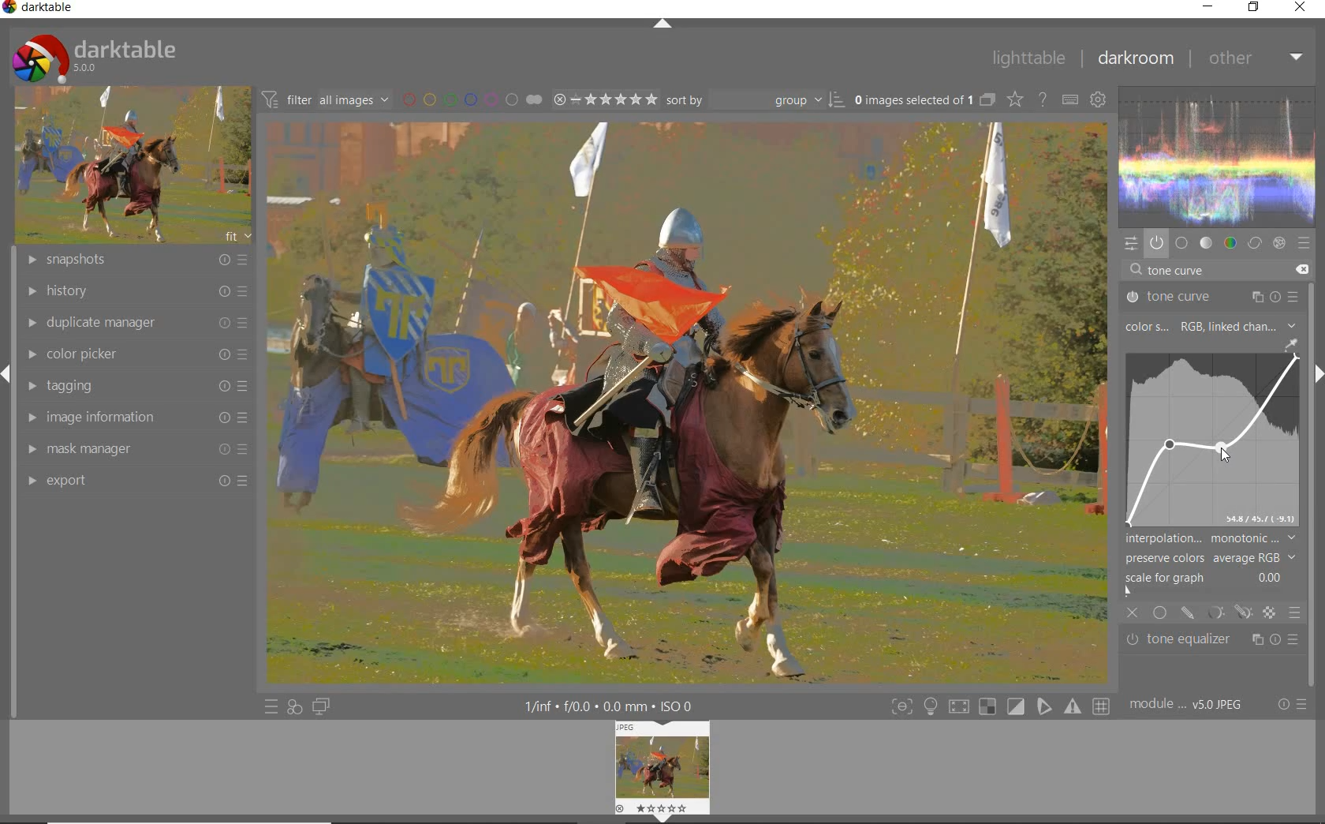 The width and height of the screenshot is (1325, 824). What do you see at coordinates (1218, 155) in the screenshot?
I see `waveform` at bounding box center [1218, 155].